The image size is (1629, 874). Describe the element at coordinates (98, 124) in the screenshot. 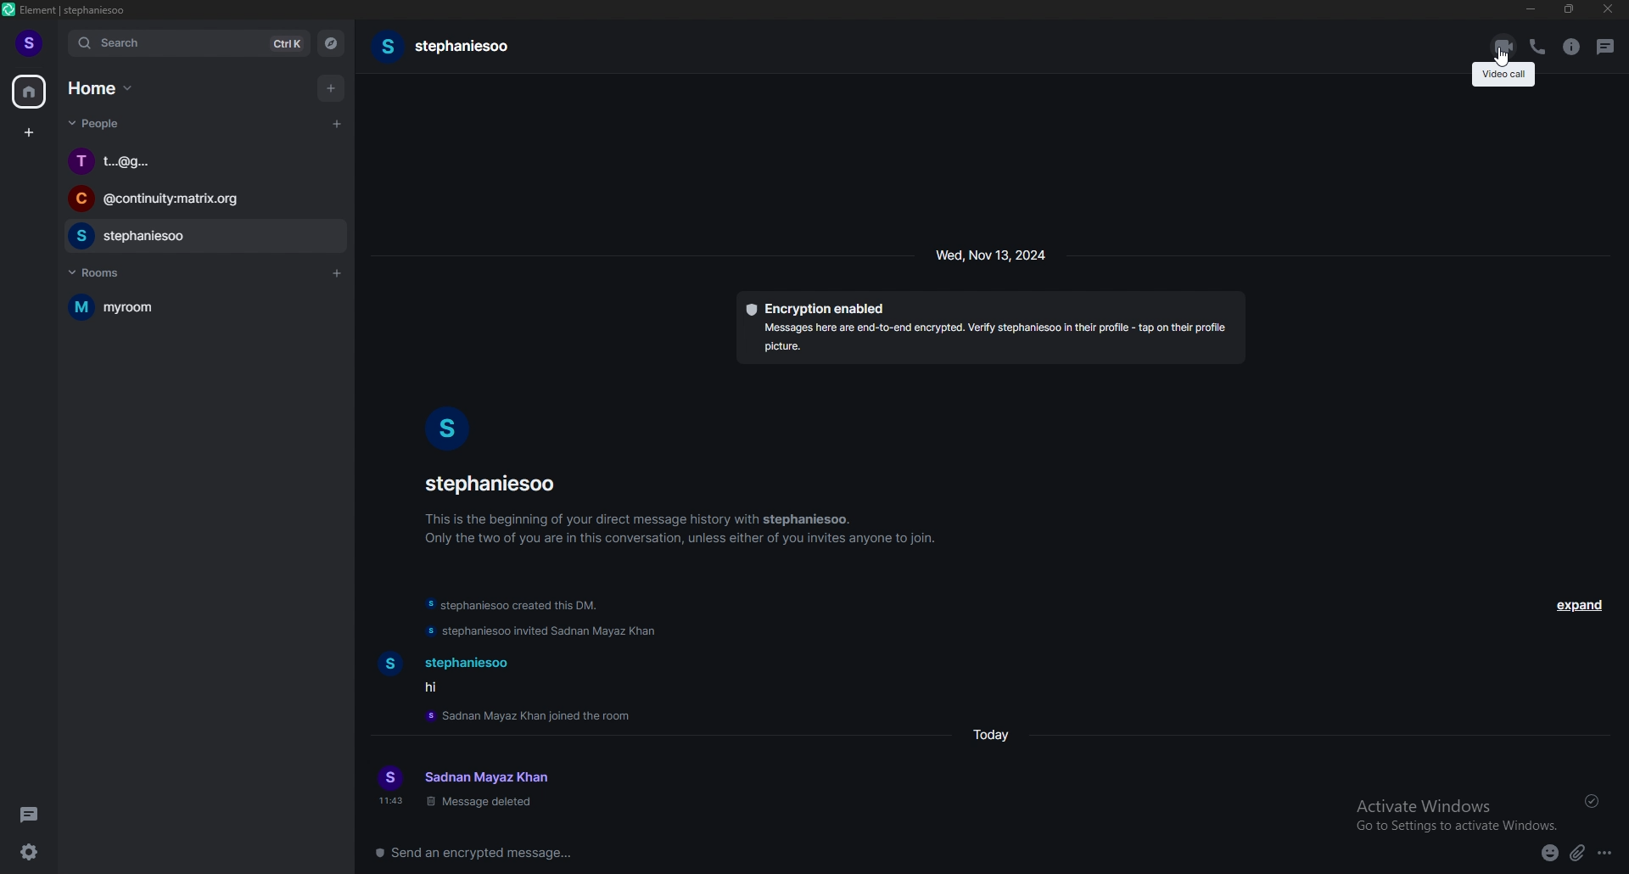

I see `people` at that location.